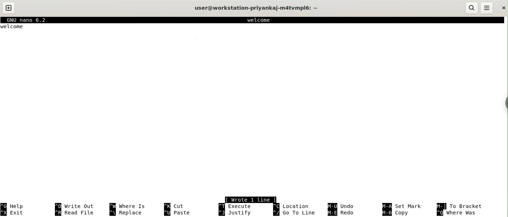 This screenshot has width=508, height=217. Describe the element at coordinates (28, 20) in the screenshot. I see `GNU nano 6.2` at that location.